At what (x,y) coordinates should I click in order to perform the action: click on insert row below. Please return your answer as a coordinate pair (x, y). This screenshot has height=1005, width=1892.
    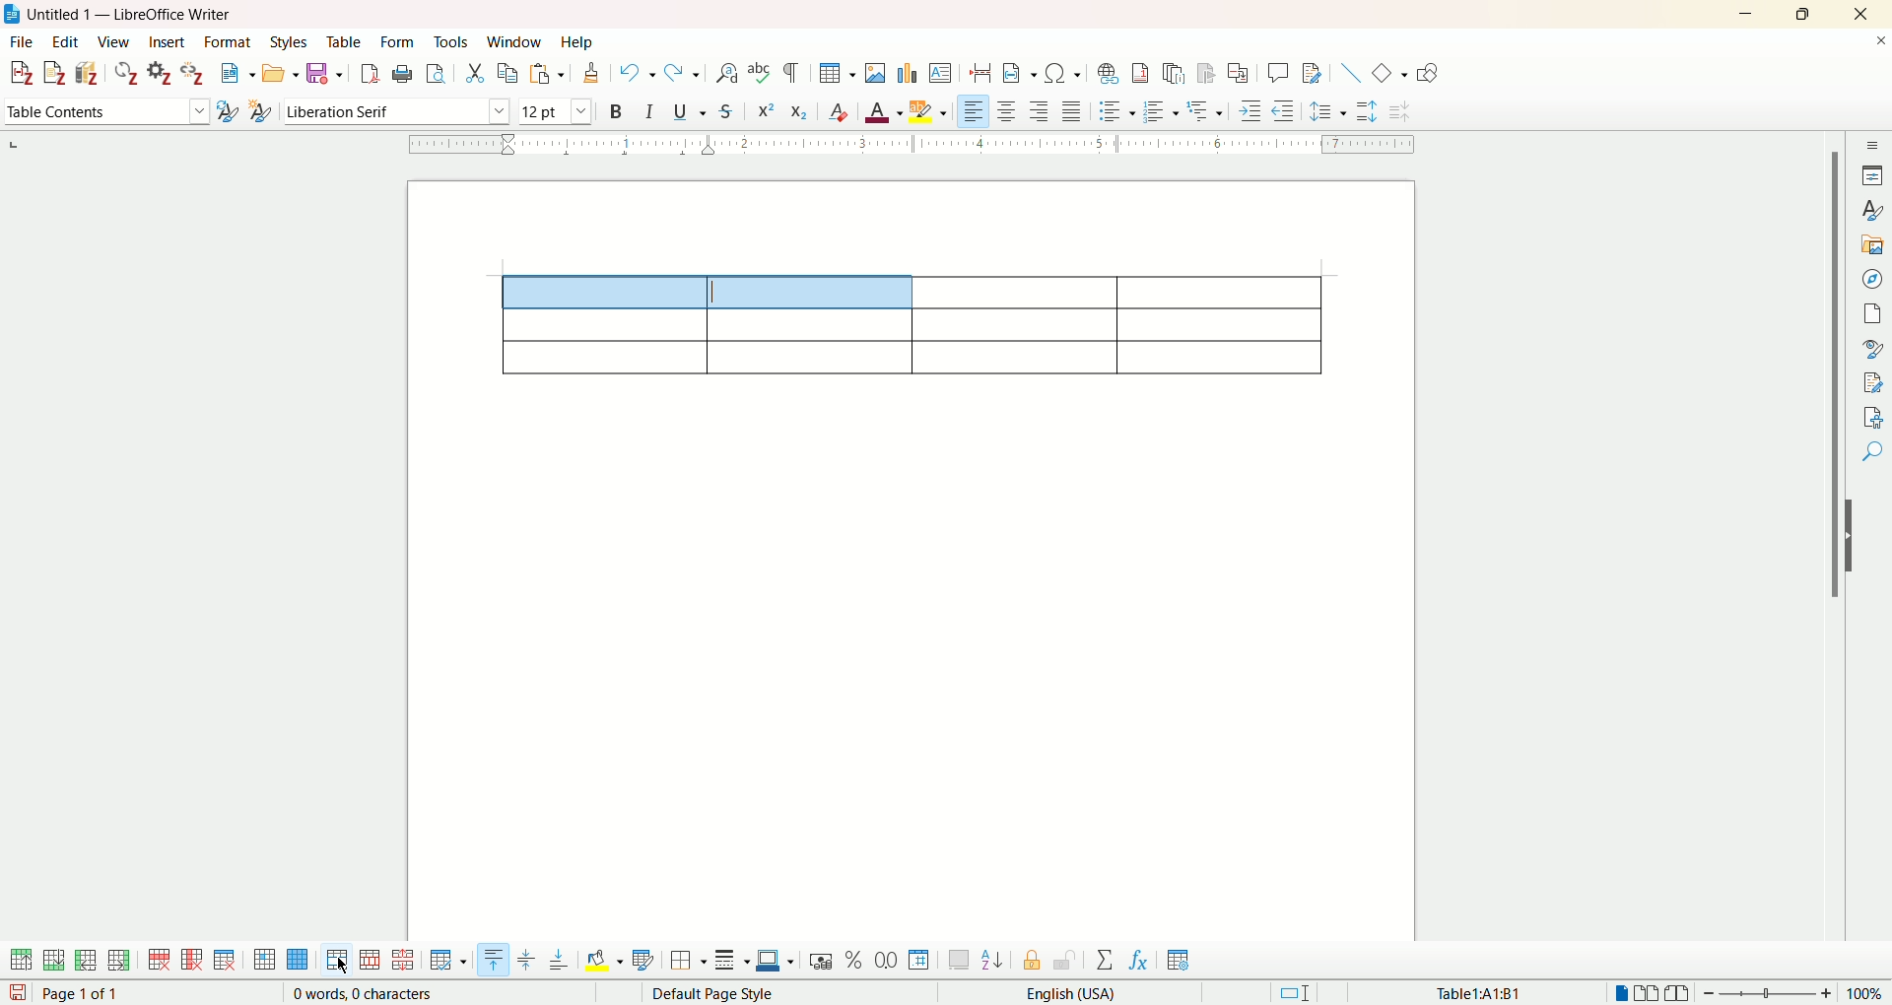
    Looking at the image, I should click on (55, 961).